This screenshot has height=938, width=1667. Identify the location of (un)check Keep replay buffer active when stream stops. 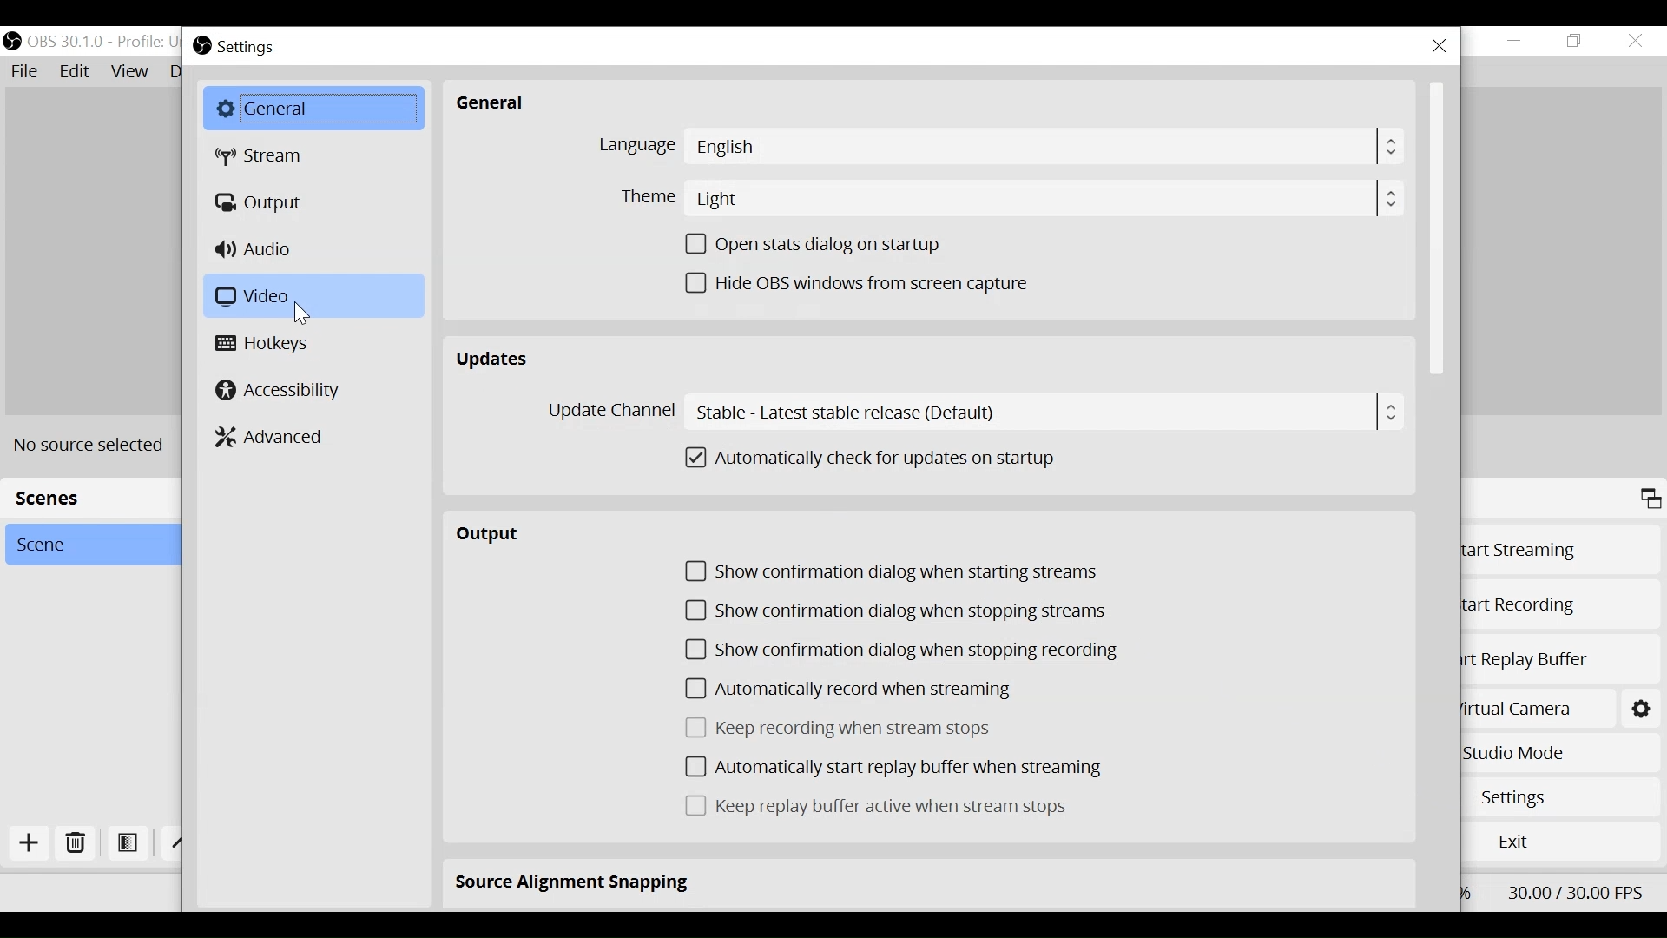
(884, 807).